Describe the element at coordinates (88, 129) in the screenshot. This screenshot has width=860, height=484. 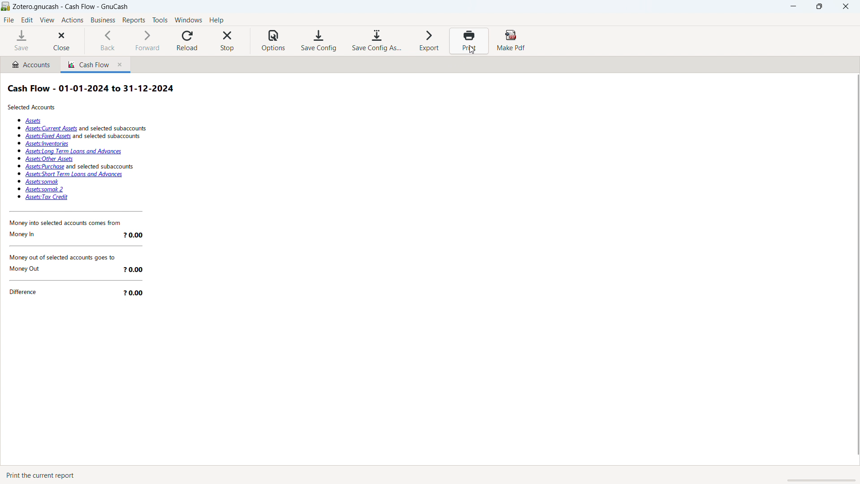
I see `assets: current assets` at that location.